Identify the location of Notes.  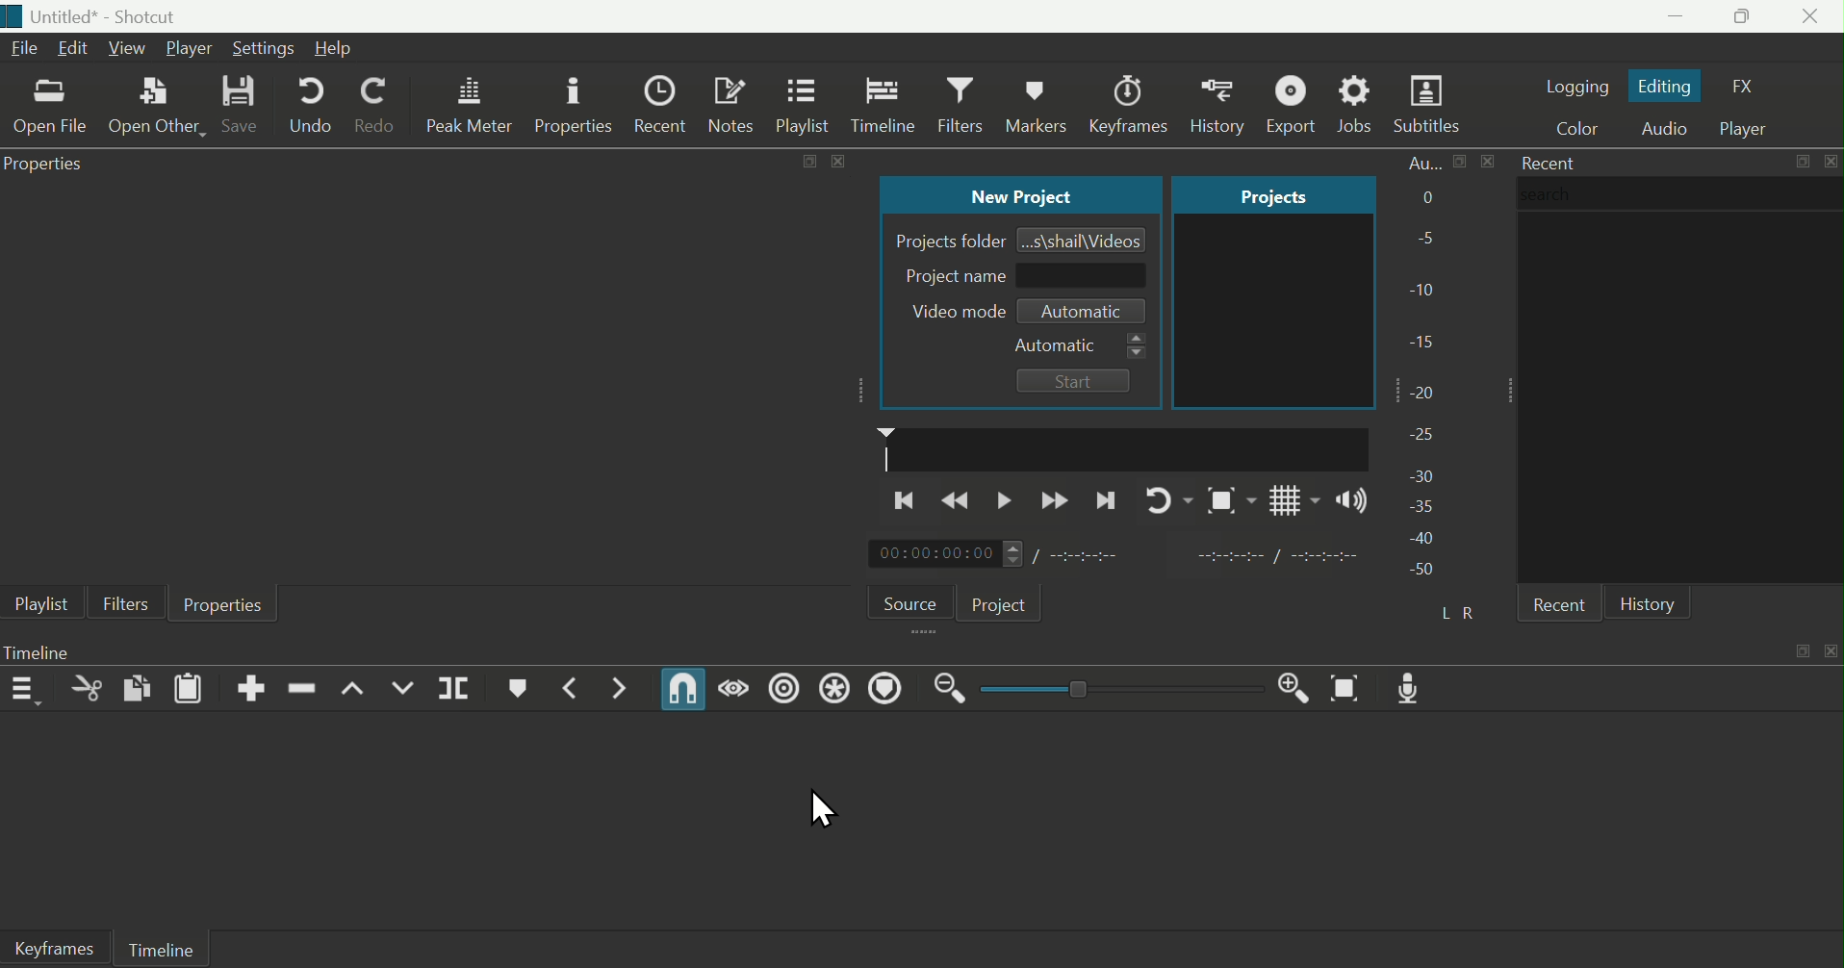
(734, 105).